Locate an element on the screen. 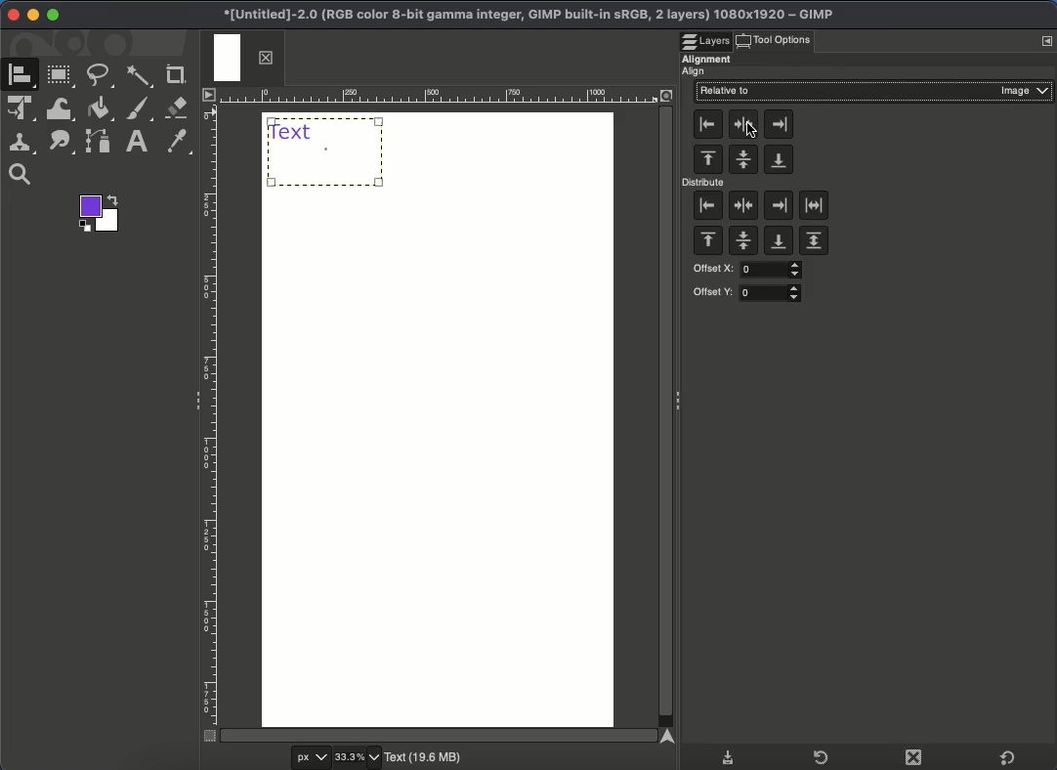  Minimize is located at coordinates (33, 16).